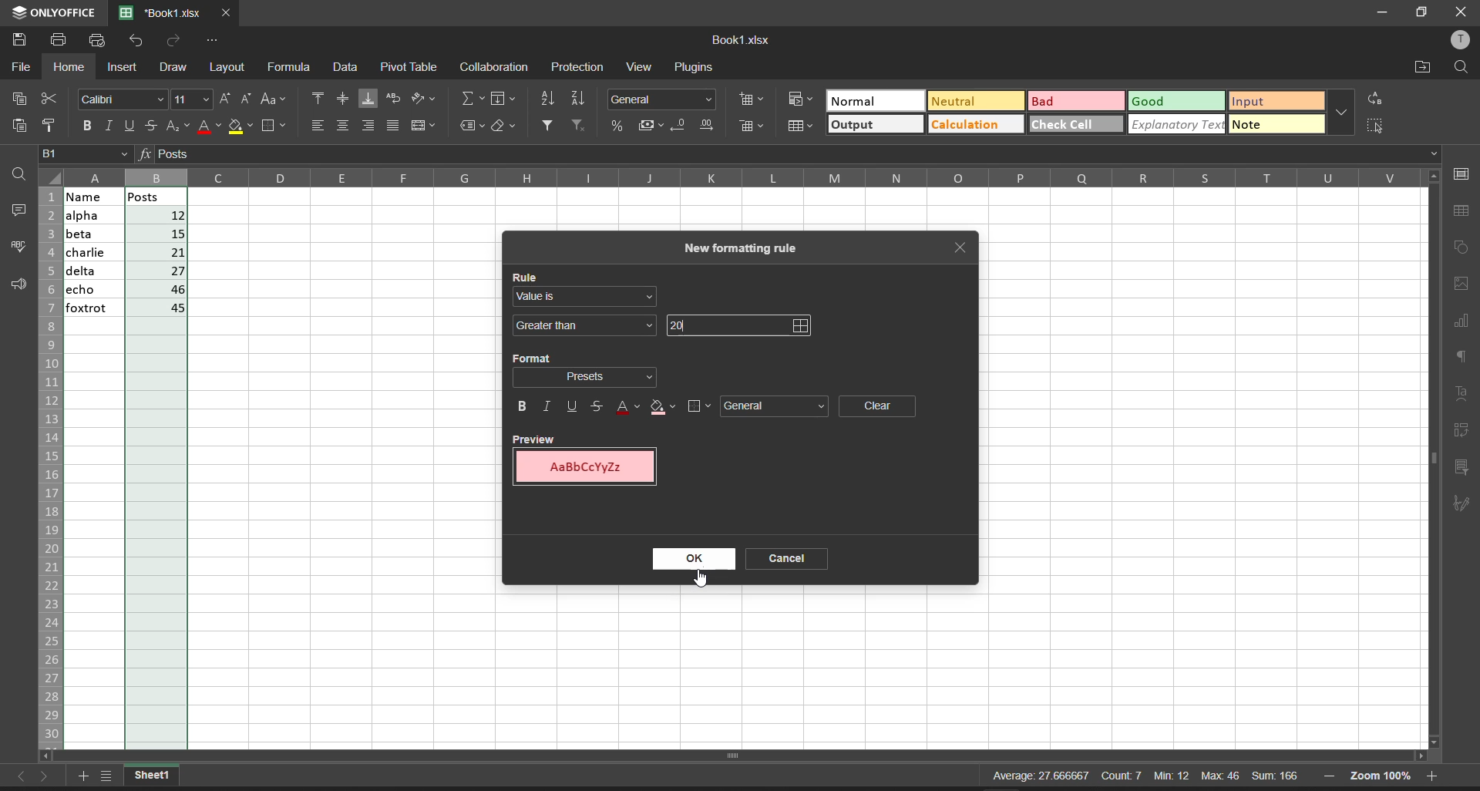  What do you see at coordinates (1465, 392) in the screenshot?
I see `text settings` at bounding box center [1465, 392].